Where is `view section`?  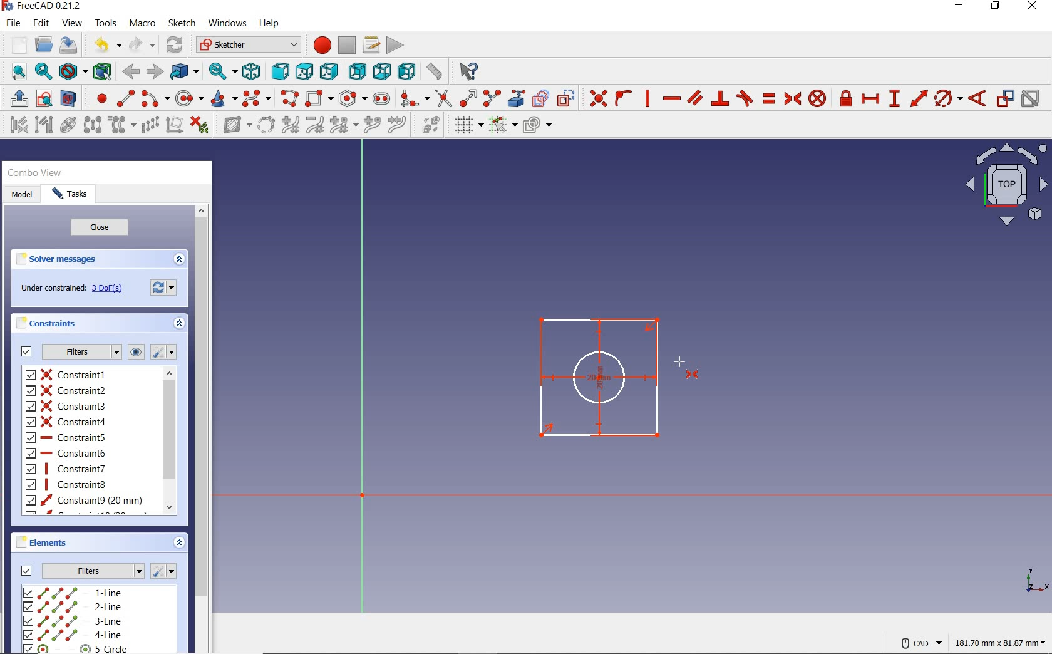 view section is located at coordinates (70, 97).